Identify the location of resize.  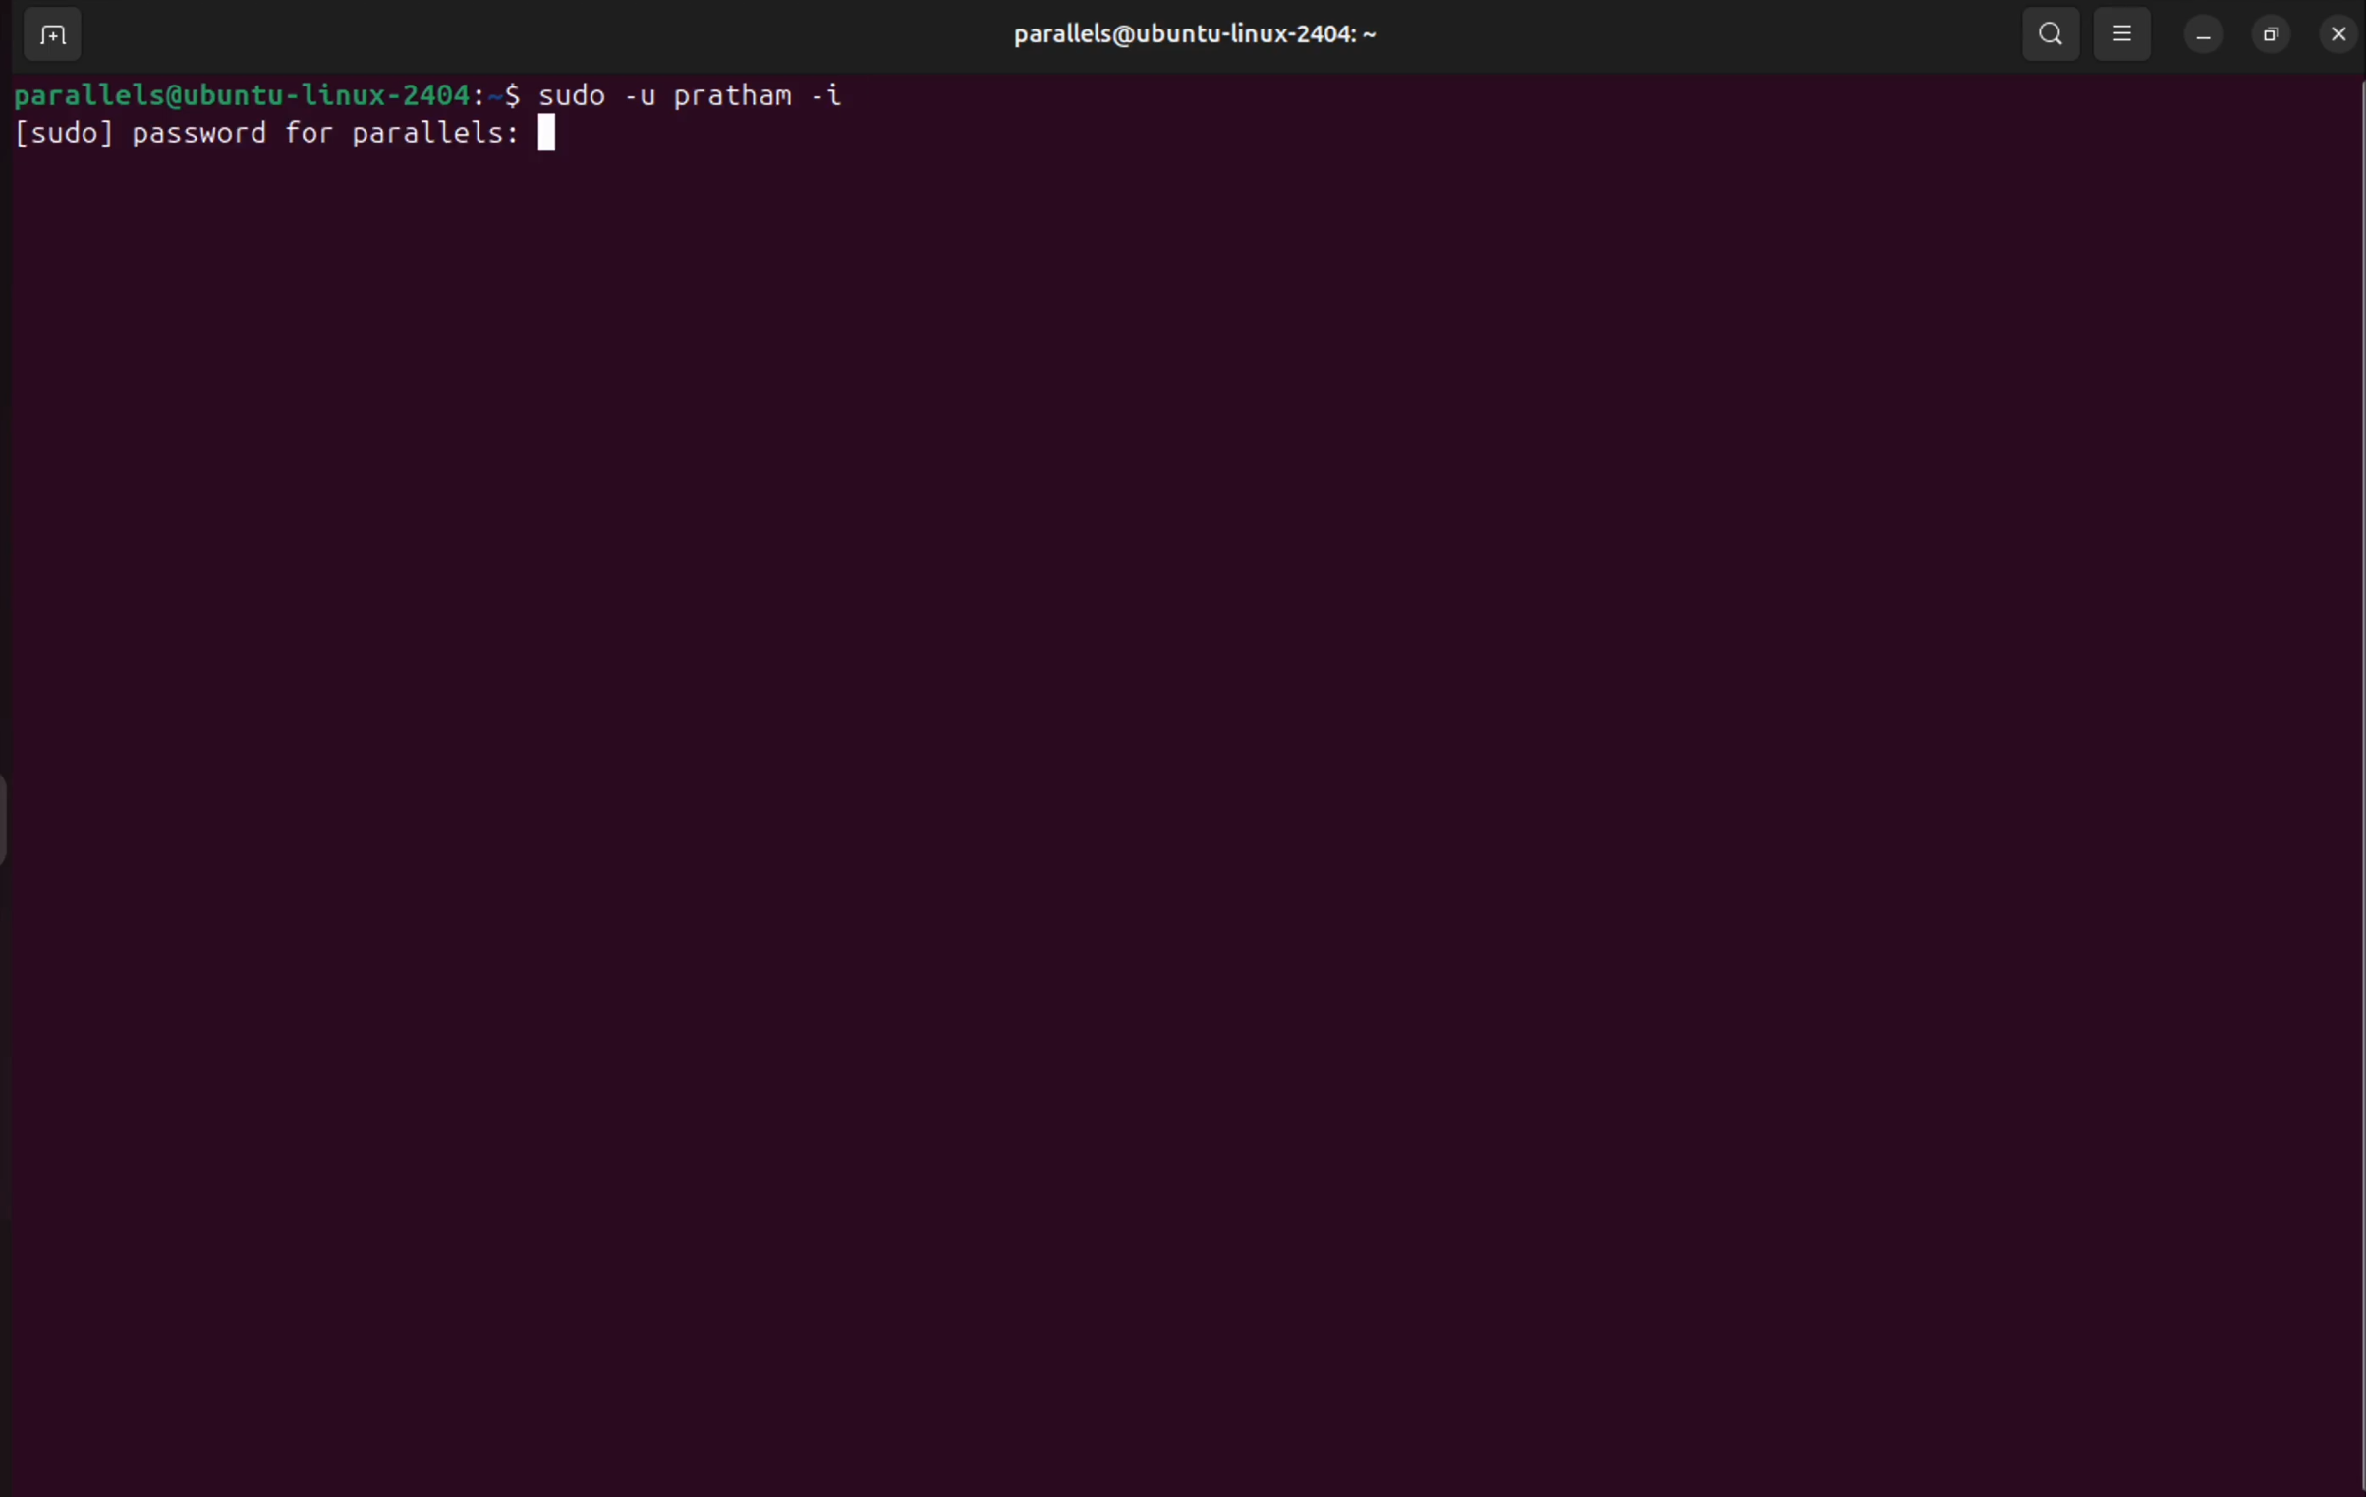
(2271, 34).